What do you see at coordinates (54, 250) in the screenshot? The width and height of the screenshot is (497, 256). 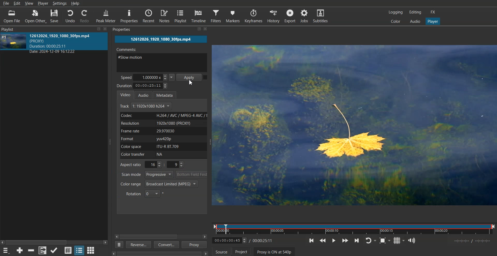 I see `Update` at bounding box center [54, 250].